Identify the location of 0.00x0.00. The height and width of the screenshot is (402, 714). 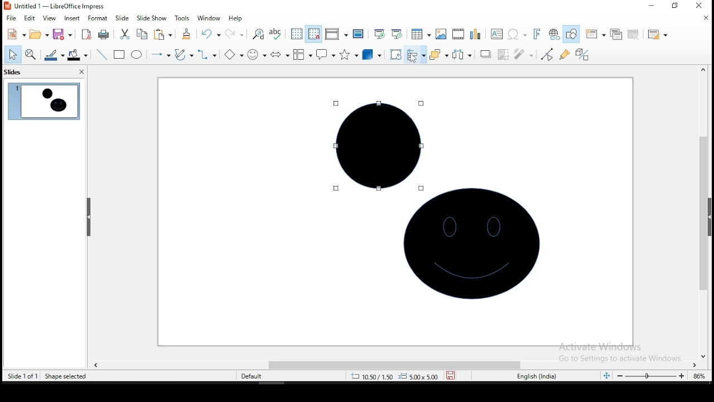
(419, 376).